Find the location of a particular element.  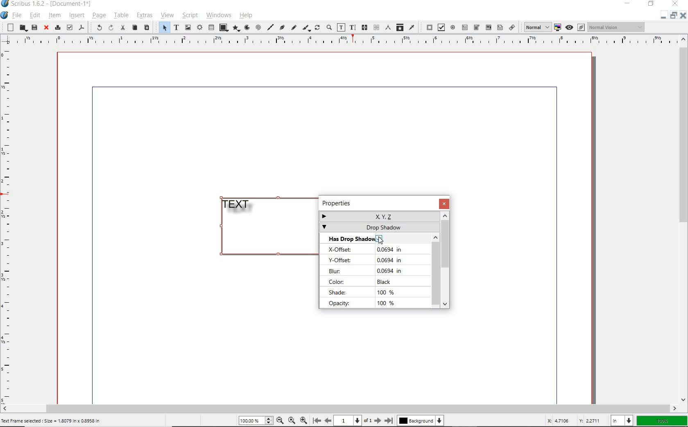

Previous Page is located at coordinates (328, 421).